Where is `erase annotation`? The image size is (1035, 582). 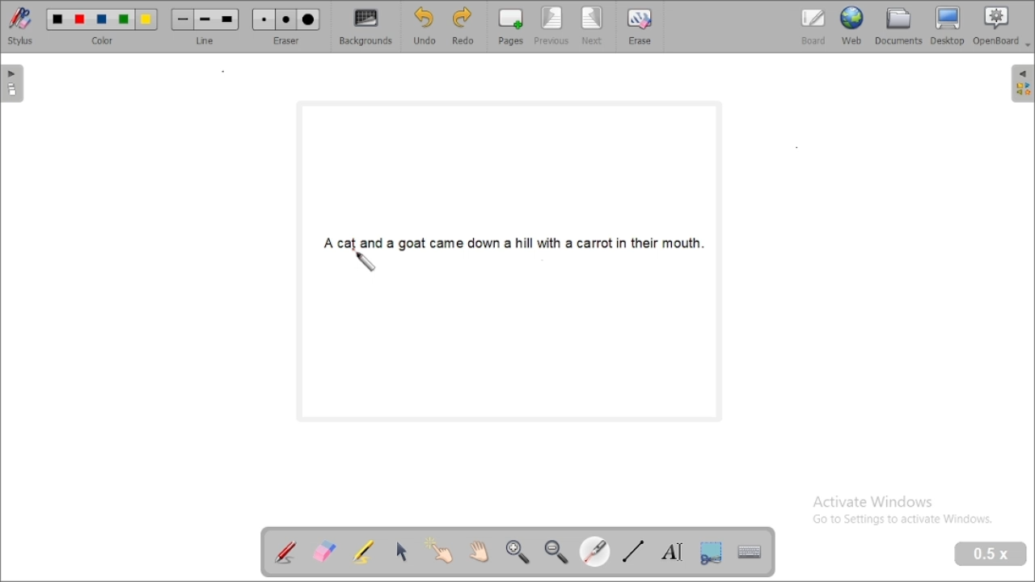 erase annotation is located at coordinates (325, 551).